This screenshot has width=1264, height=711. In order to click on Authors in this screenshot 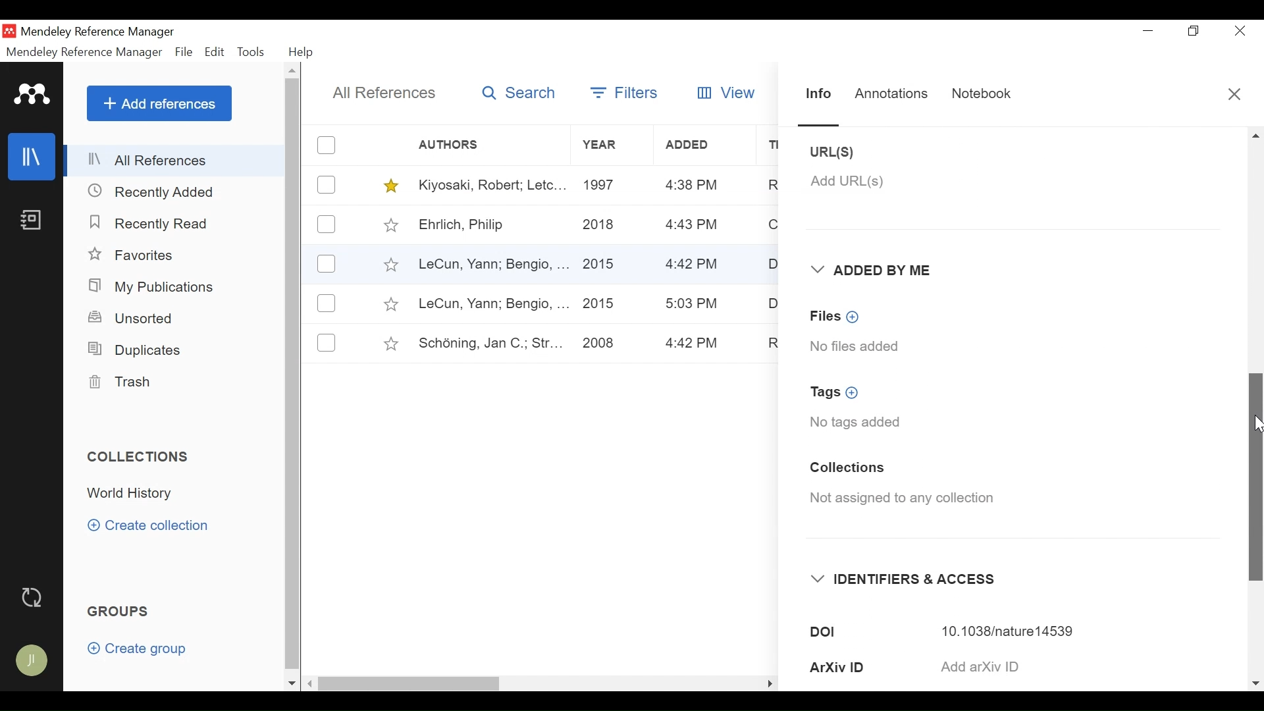, I will do `click(459, 145)`.